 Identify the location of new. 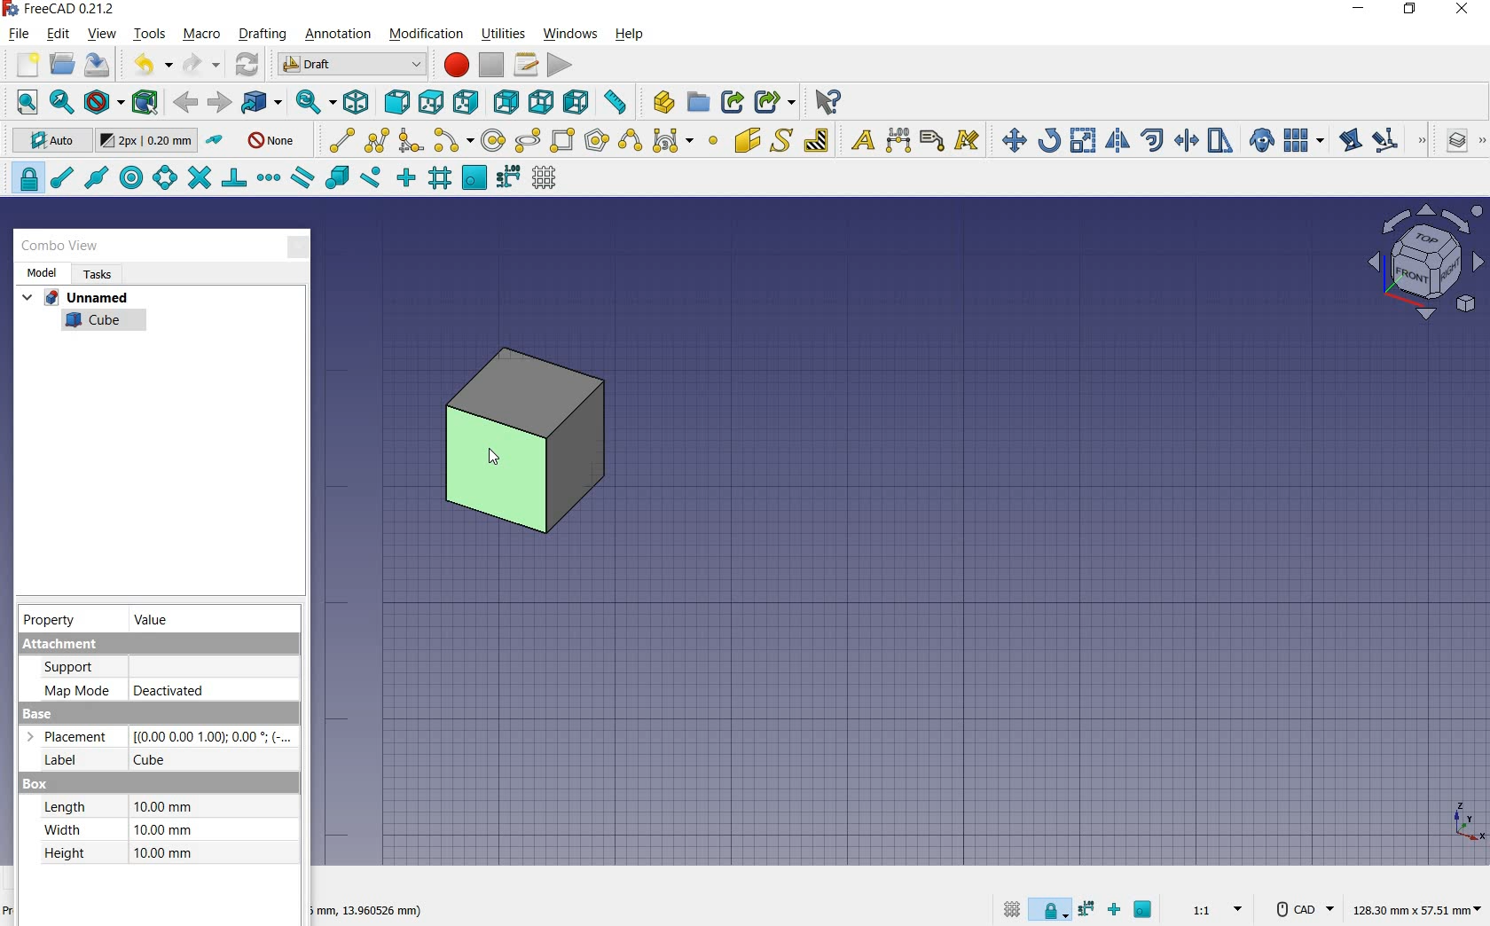
(22, 65).